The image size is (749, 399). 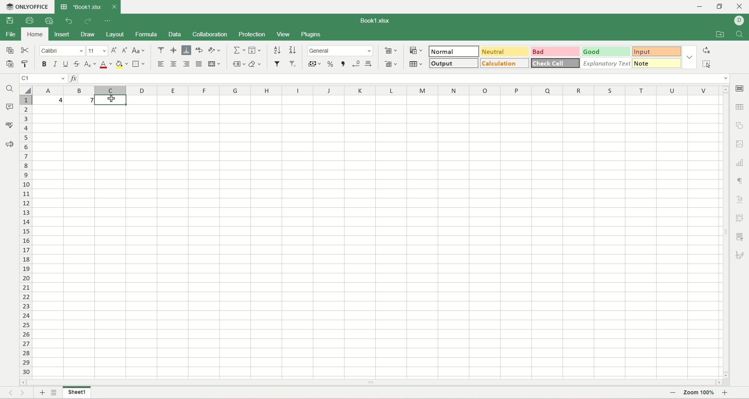 I want to click on next, so click(x=25, y=393).